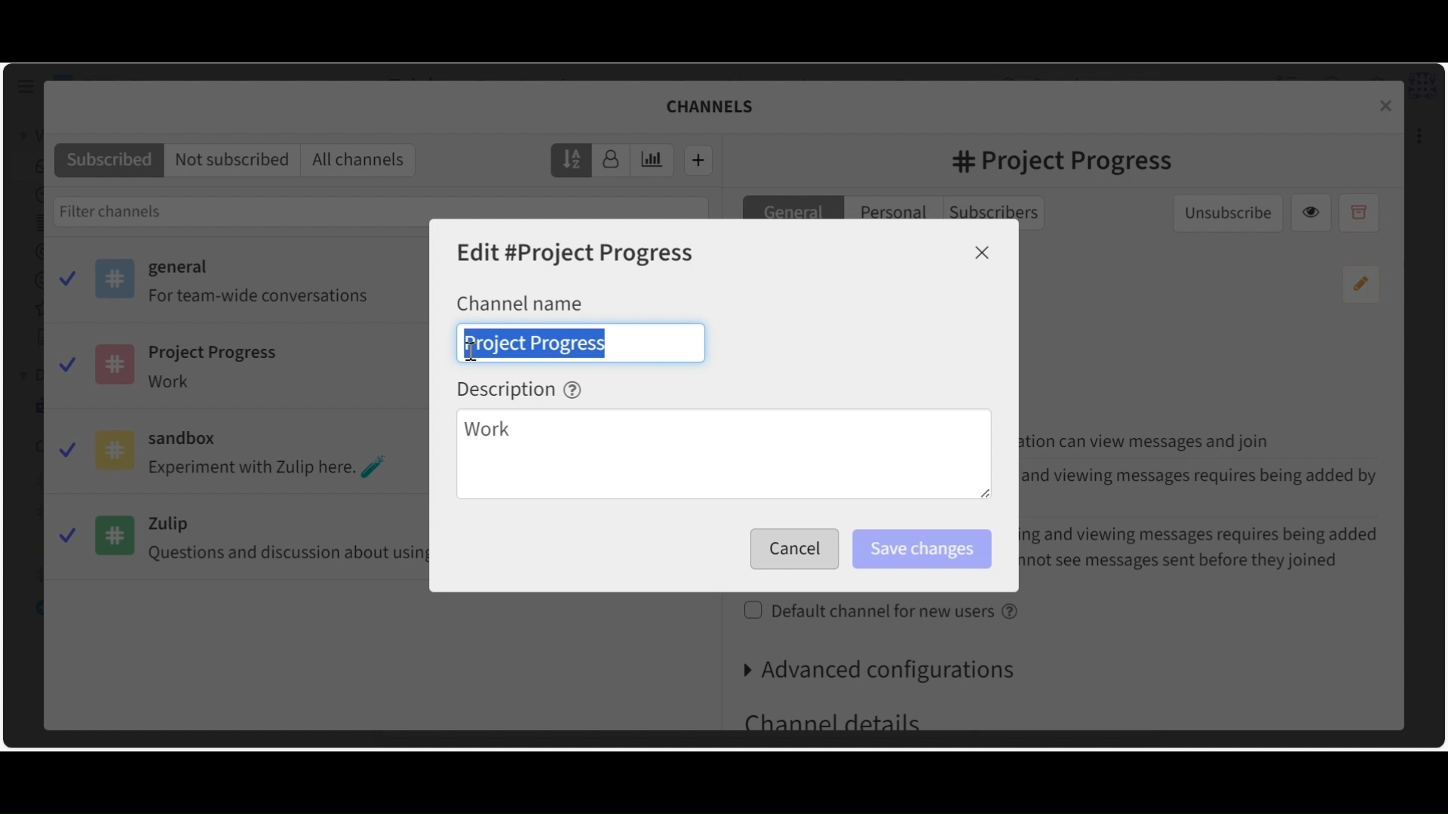  What do you see at coordinates (472, 353) in the screenshot?
I see `cursor` at bounding box center [472, 353].